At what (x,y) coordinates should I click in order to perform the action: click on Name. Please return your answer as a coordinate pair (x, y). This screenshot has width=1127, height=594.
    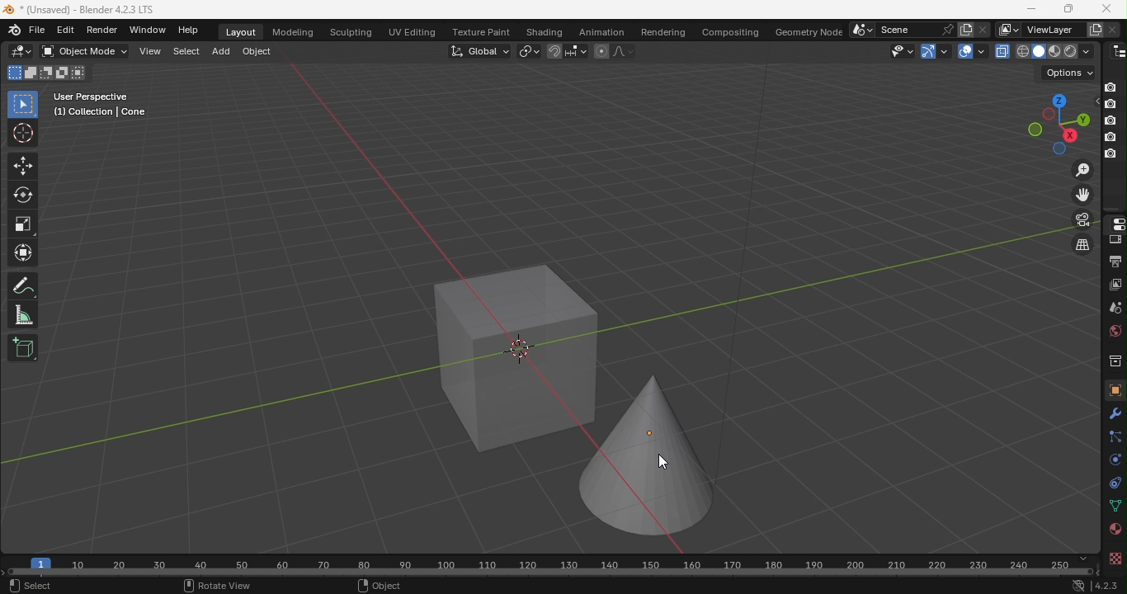
    Looking at the image, I should click on (906, 29).